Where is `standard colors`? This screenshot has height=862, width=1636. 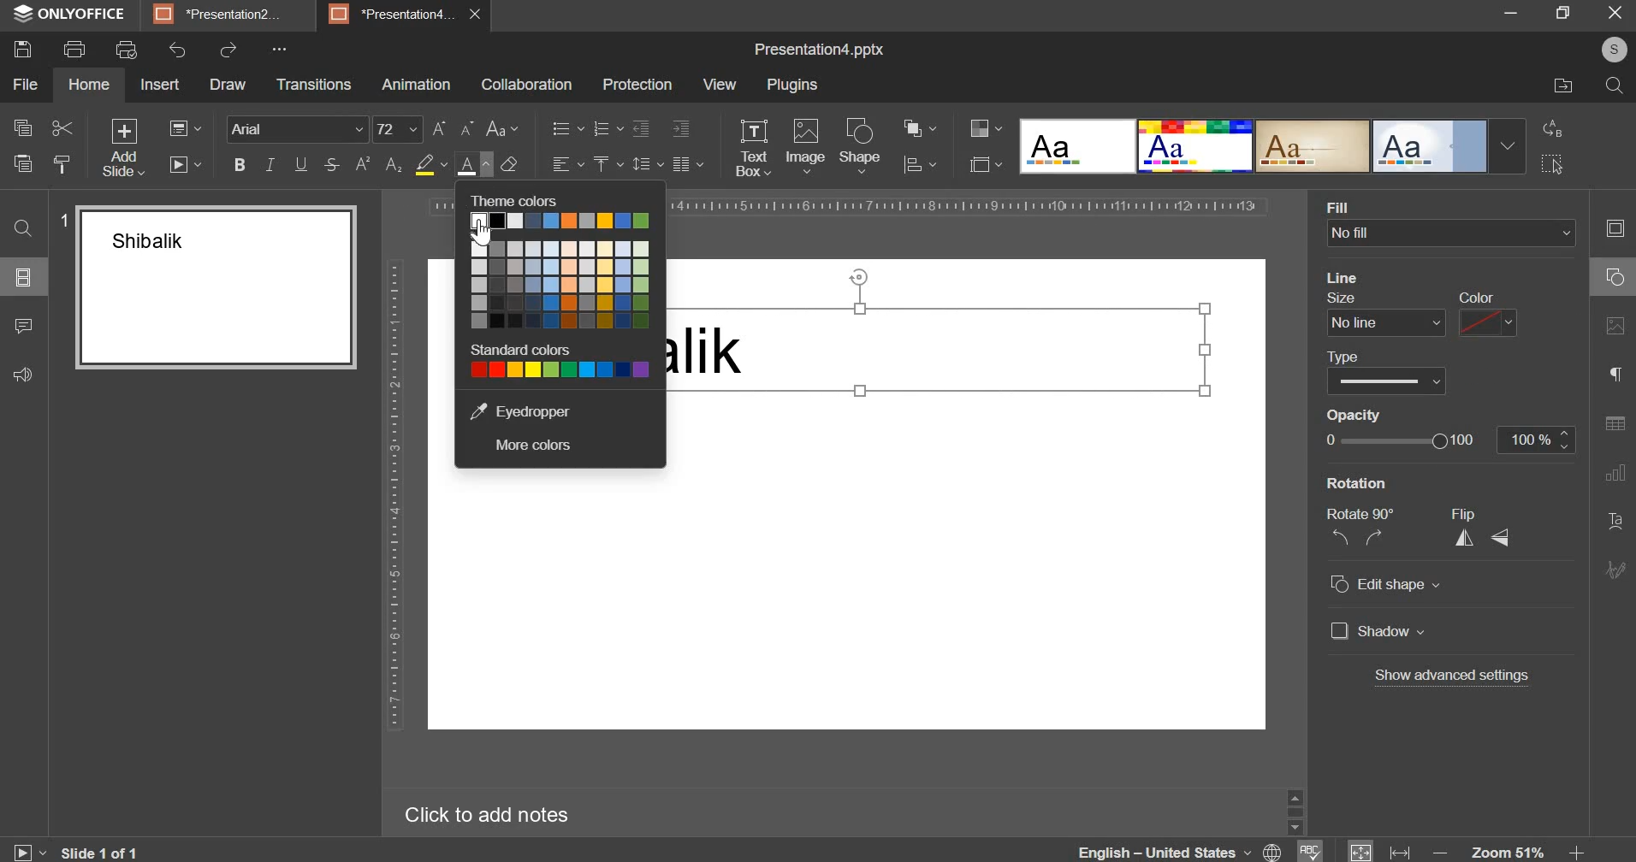
standard colors is located at coordinates (560, 369).